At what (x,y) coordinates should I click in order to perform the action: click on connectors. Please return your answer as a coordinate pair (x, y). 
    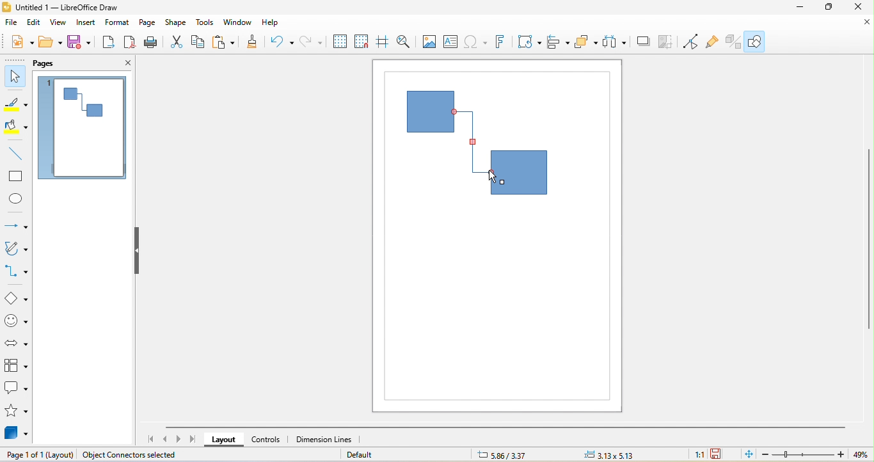
    Looking at the image, I should click on (17, 273).